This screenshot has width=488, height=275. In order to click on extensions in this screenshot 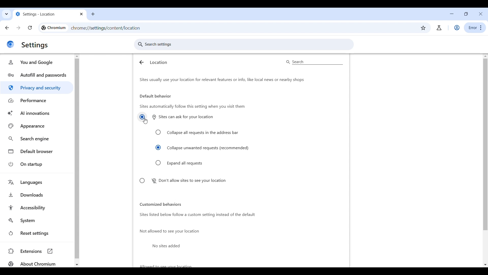, I will do `click(36, 251)`.